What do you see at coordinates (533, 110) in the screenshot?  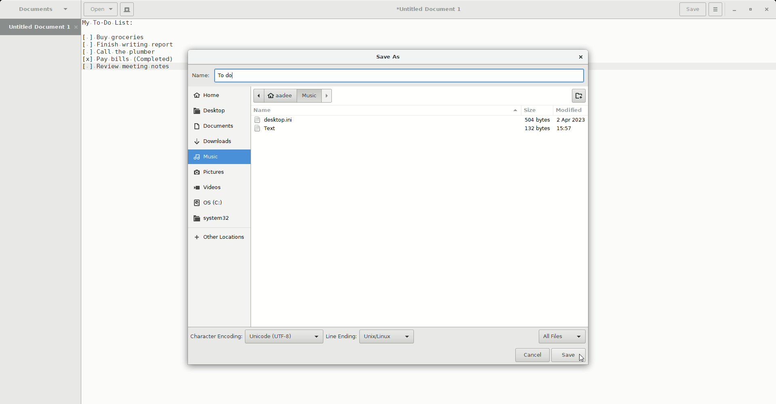 I see `Size` at bounding box center [533, 110].